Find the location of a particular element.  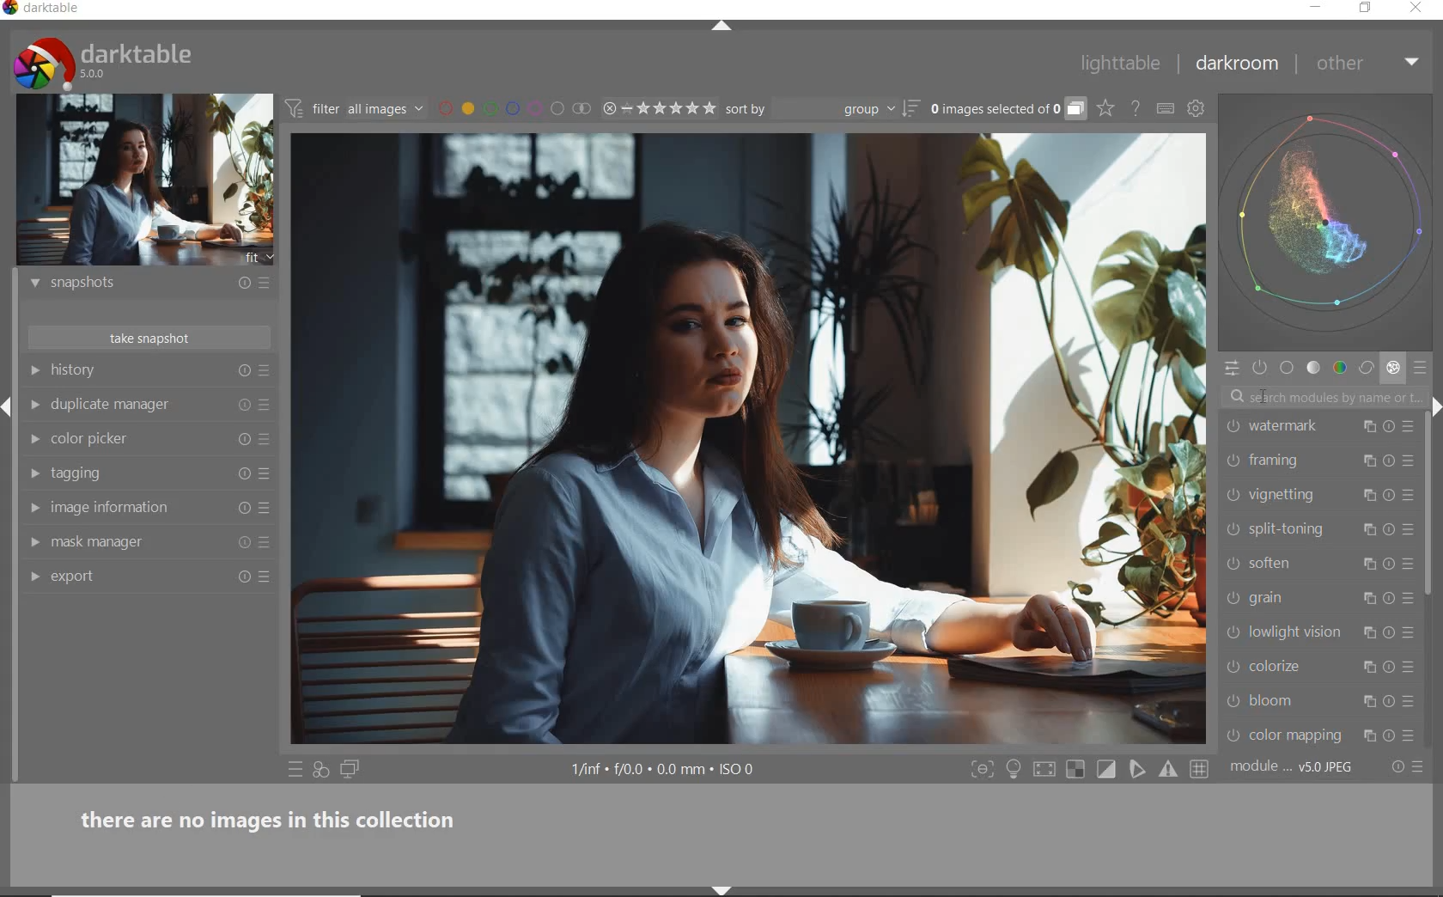

preset and preferences is located at coordinates (1410, 461).